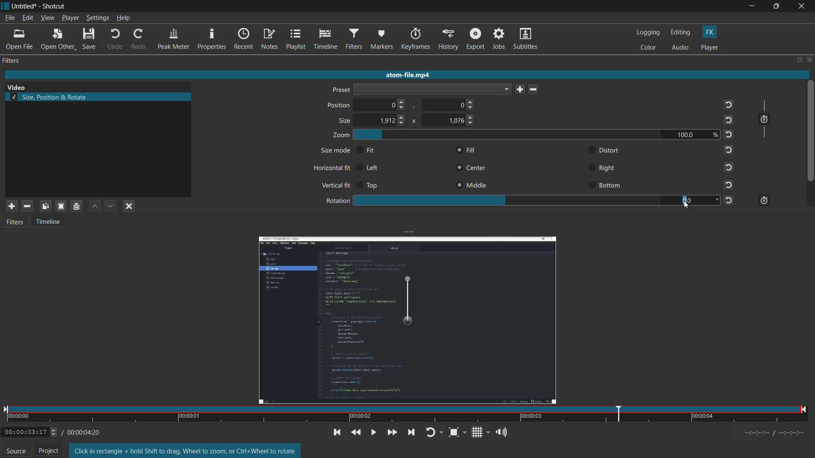 This screenshot has width=815, height=458. Describe the element at coordinates (339, 106) in the screenshot. I see `position` at that location.